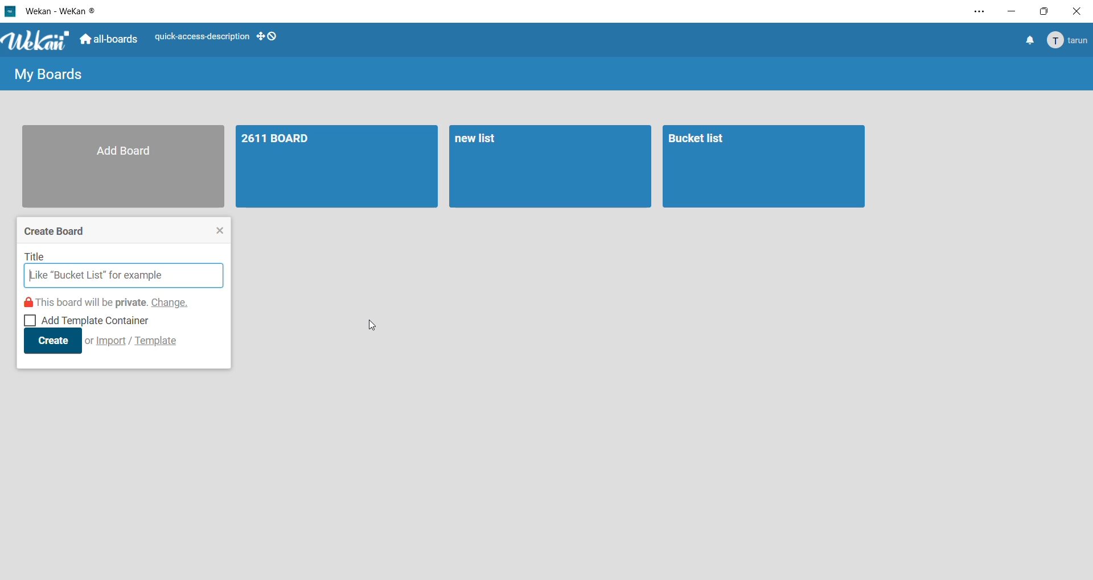 The height and width of the screenshot is (580, 1093). What do you see at coordinates (1077, 11) in the screenshot?
I see `close` at bounding box center [1077, 11].